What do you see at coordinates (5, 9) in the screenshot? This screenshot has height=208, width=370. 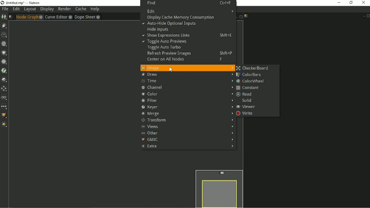 I see `File` at bounding box center [5, 9].